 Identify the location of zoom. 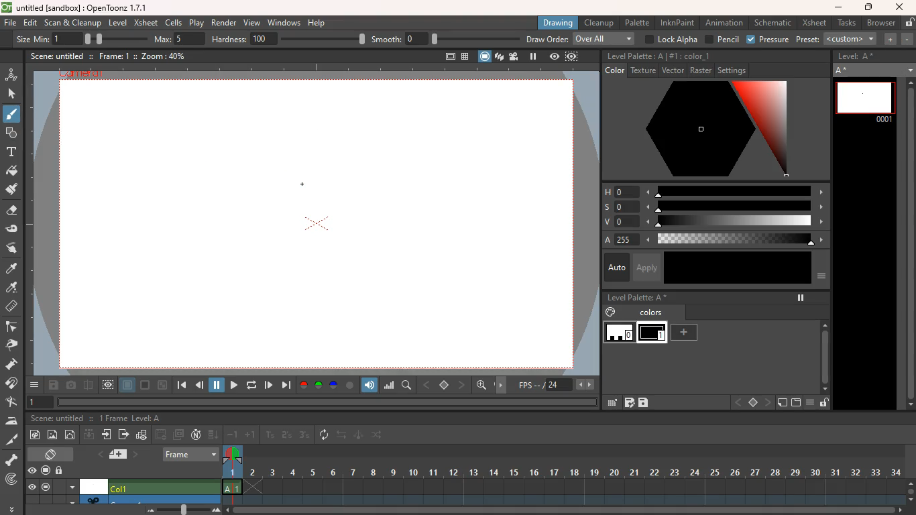
(911, 490).